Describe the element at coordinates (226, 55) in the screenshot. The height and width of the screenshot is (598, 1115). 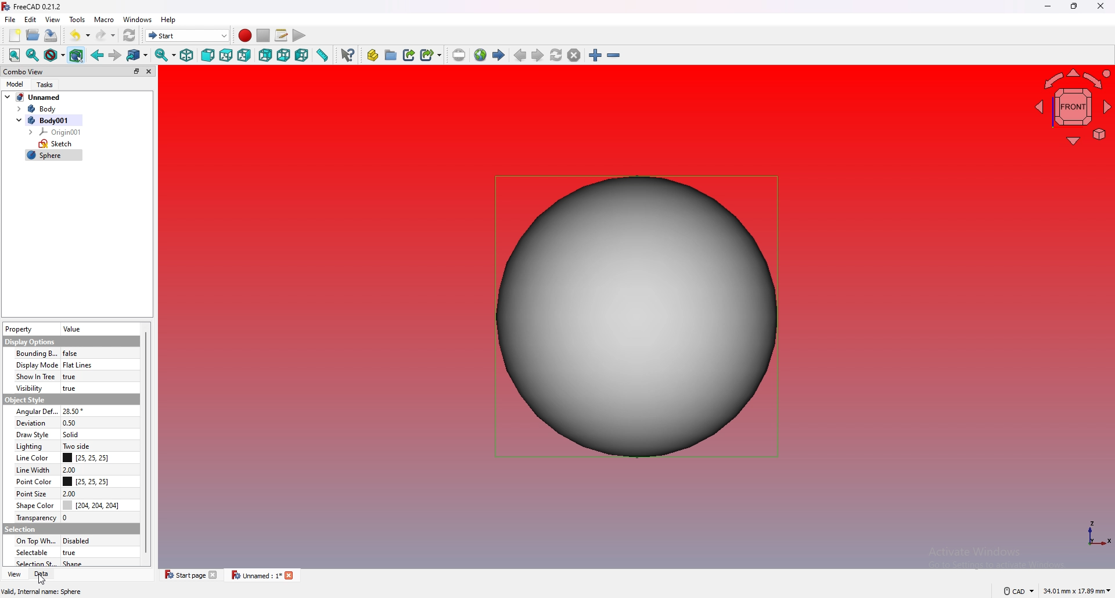
I see `top` at that location.